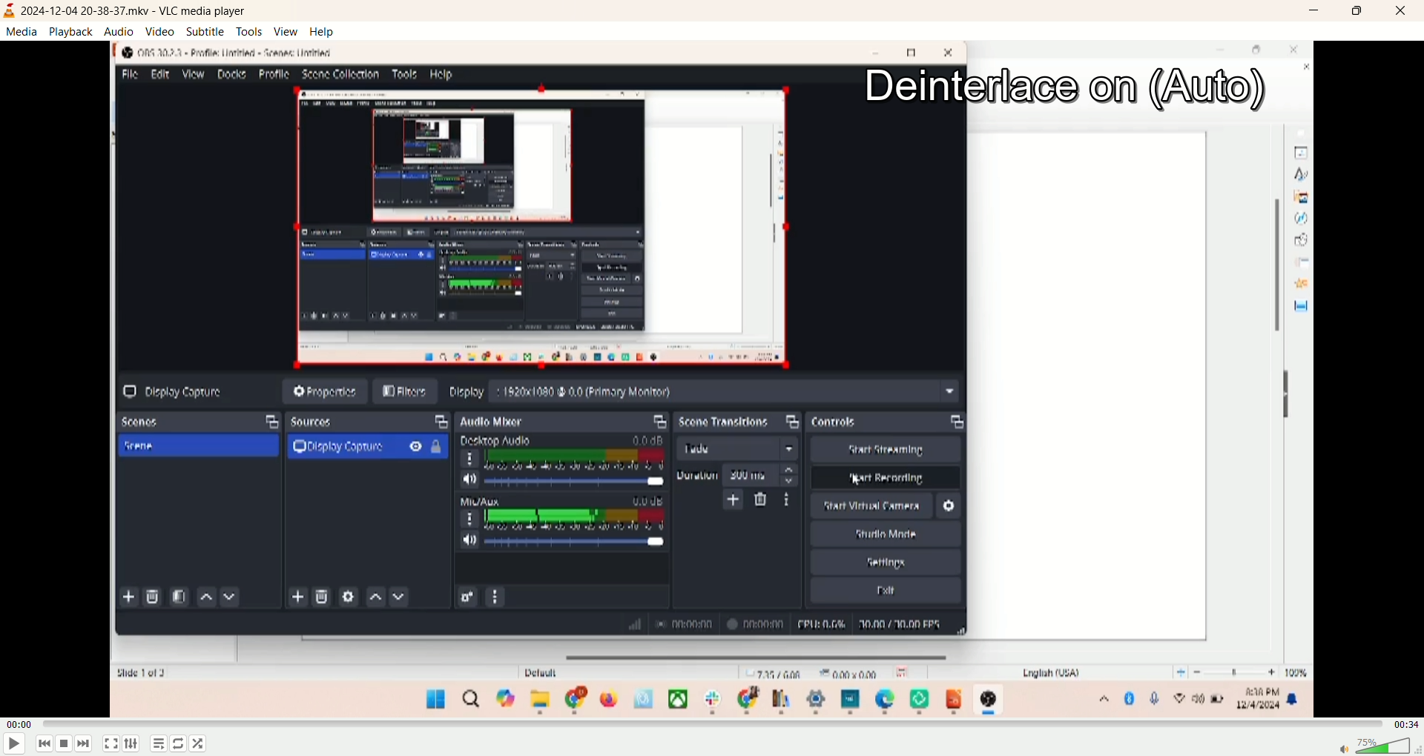  What do you see at coordinates (203, 745) in the screenshot?
I see `loop` at bounding box center [203, 745].